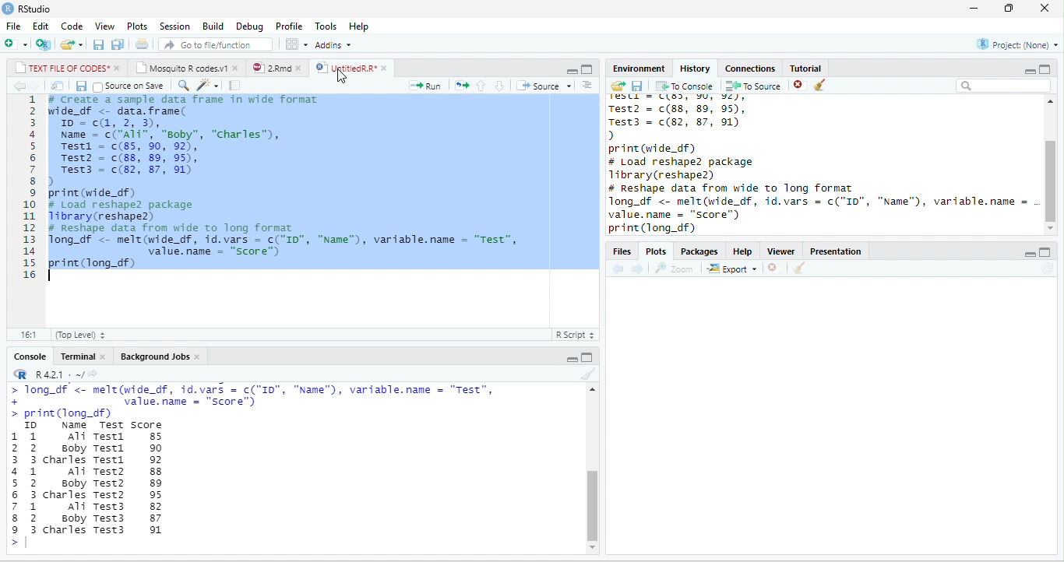  I want to click on Source, so click(544, 86).